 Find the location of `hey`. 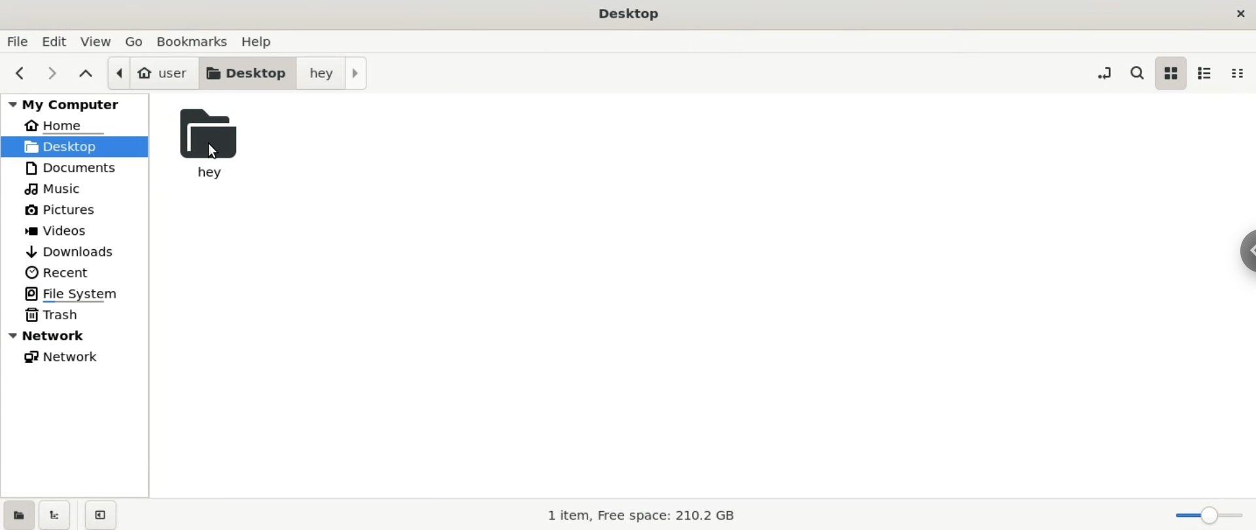

hey is located at coordinates (212, 145).